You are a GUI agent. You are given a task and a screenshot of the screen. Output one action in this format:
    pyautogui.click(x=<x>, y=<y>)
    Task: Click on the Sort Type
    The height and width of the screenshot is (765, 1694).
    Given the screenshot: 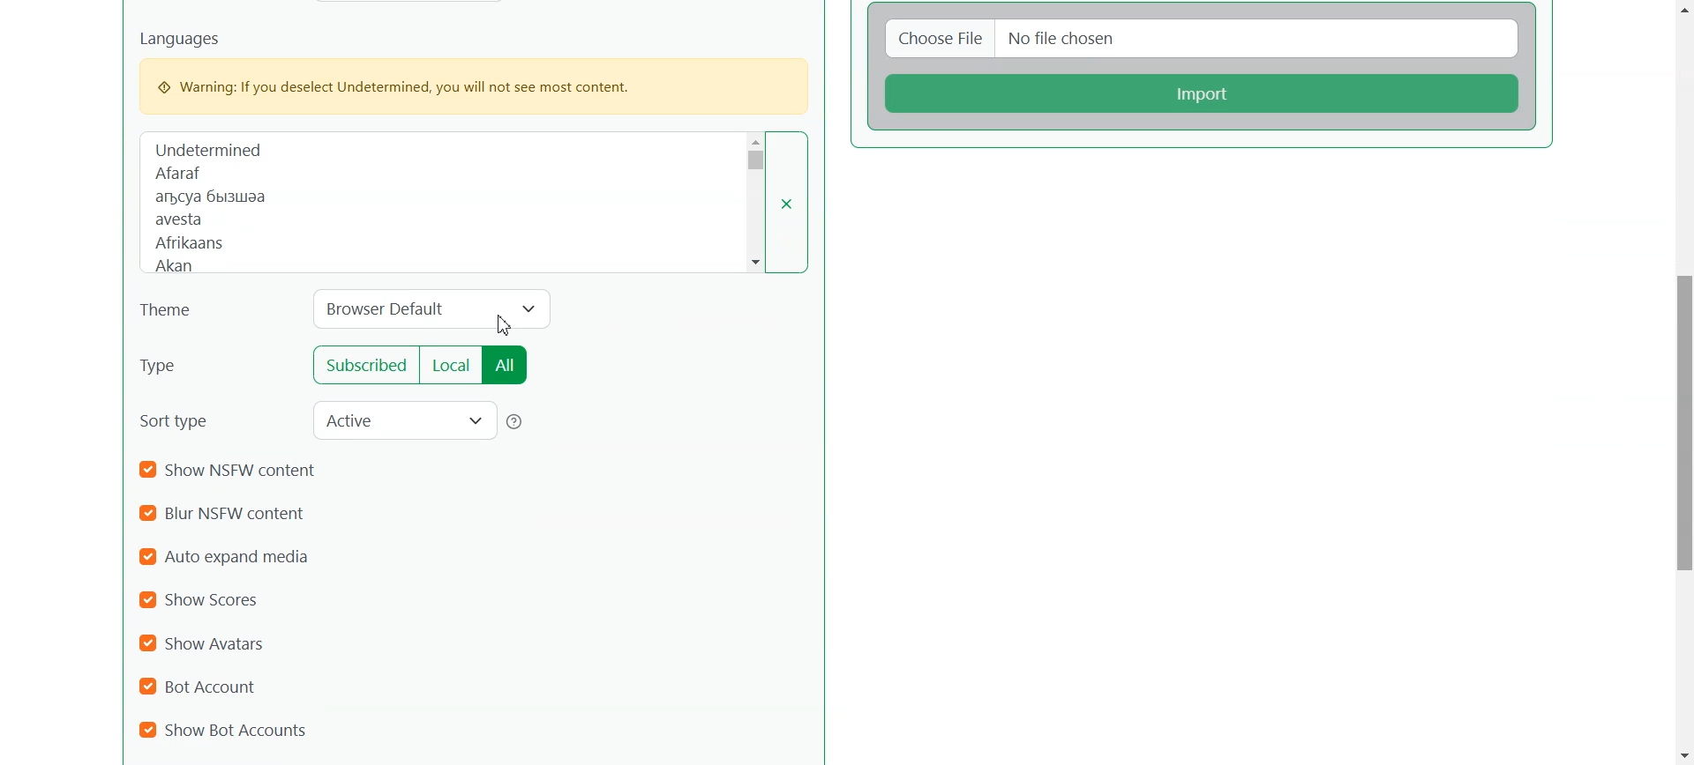 What is the action you would take?
    pyautogui.click(x=183, y=420)
    